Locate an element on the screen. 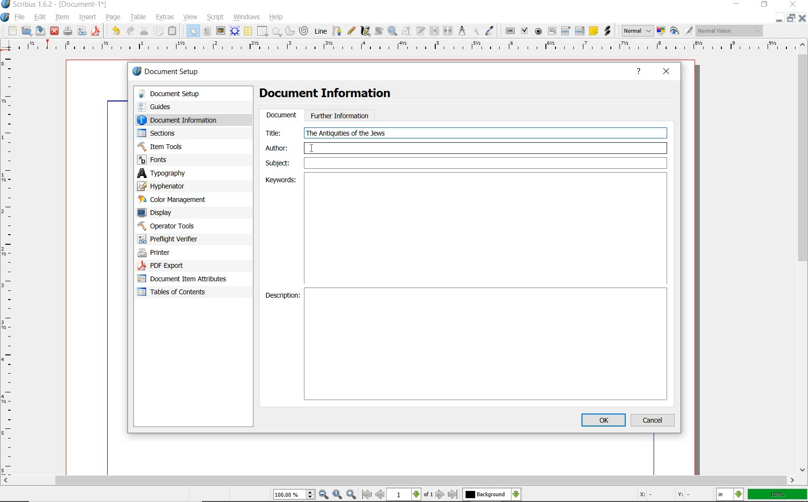 The image size is (808, 502). pdf push button is located at coordinates (509, 31).